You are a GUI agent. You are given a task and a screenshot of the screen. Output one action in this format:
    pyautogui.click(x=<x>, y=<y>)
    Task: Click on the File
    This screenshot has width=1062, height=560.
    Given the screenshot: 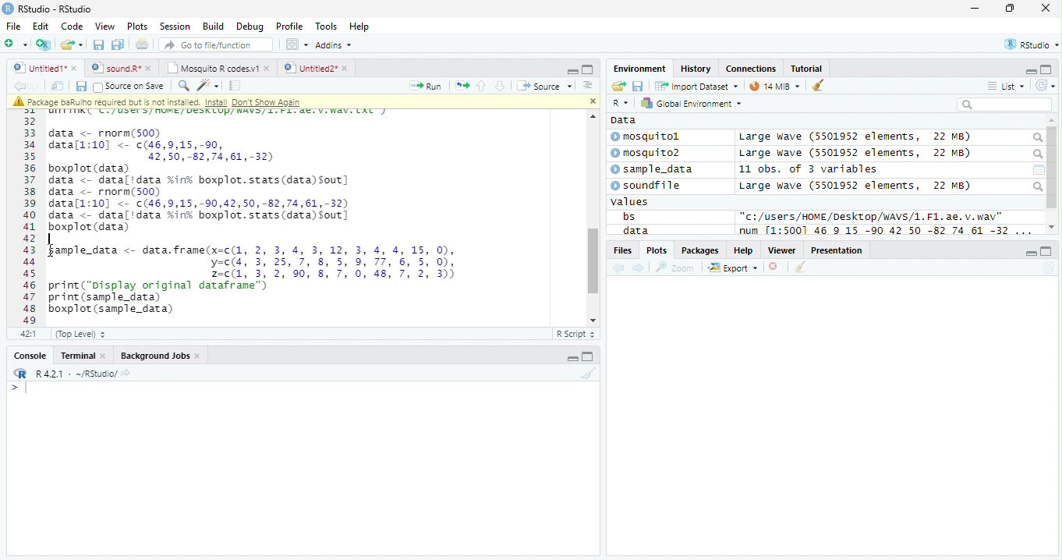 What is the action you would take?
    pyautogui.click(x=14, y=27)
    